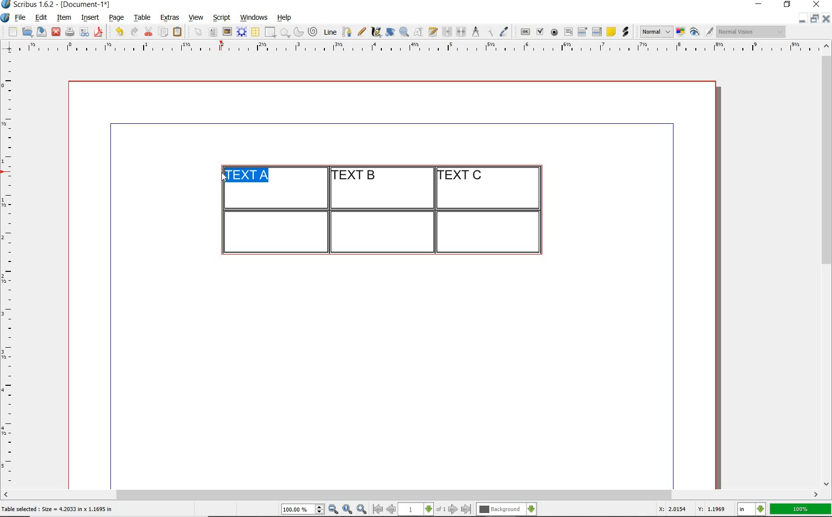 Image resolution: width=832 pixels, height=517 pixels. Describe the element at coordinates (133, 31) in the screenshot. I see `redo` at that location.